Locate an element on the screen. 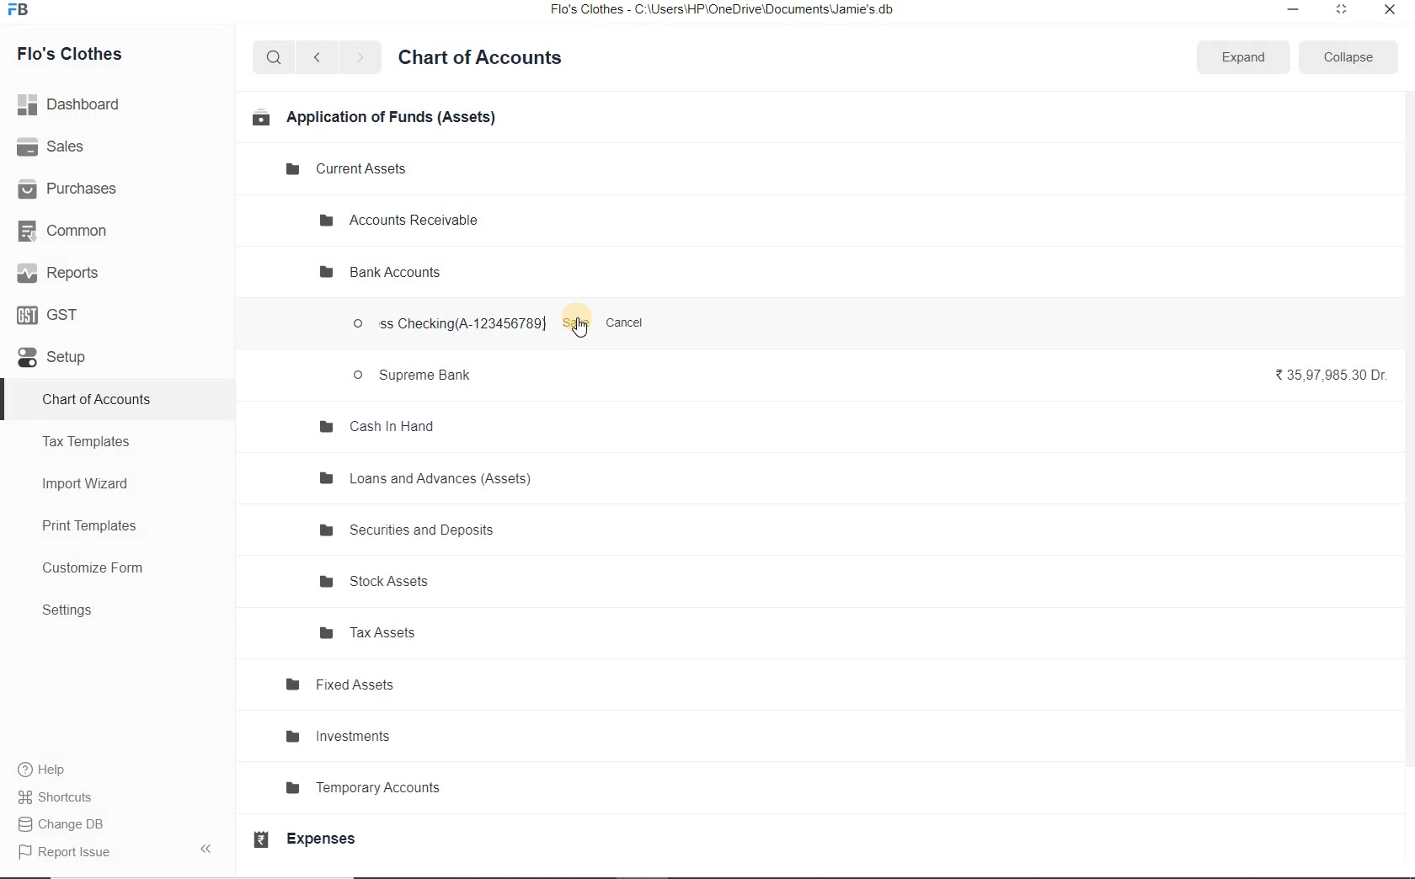 The height and width of the screenshot is (879, 1415). Dashboard is located at coordinates (75, 103).